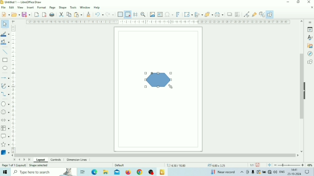 The image size is (314, 176). I want to click on Symbol Shapes, so click(5, 112).